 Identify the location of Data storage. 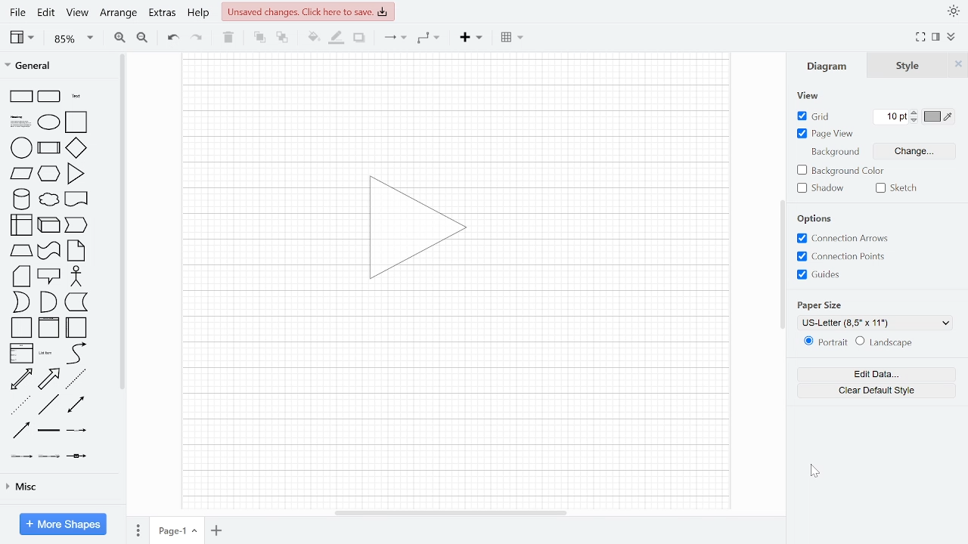
(76, 301).